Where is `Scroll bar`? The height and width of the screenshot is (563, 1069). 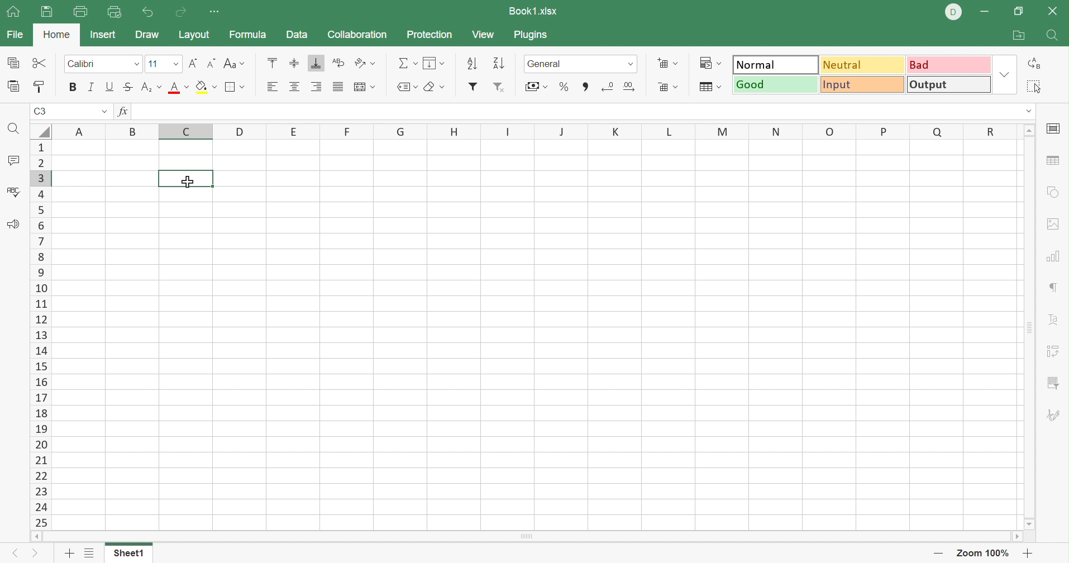 Scroll bar is located at coordinates (526, 536).